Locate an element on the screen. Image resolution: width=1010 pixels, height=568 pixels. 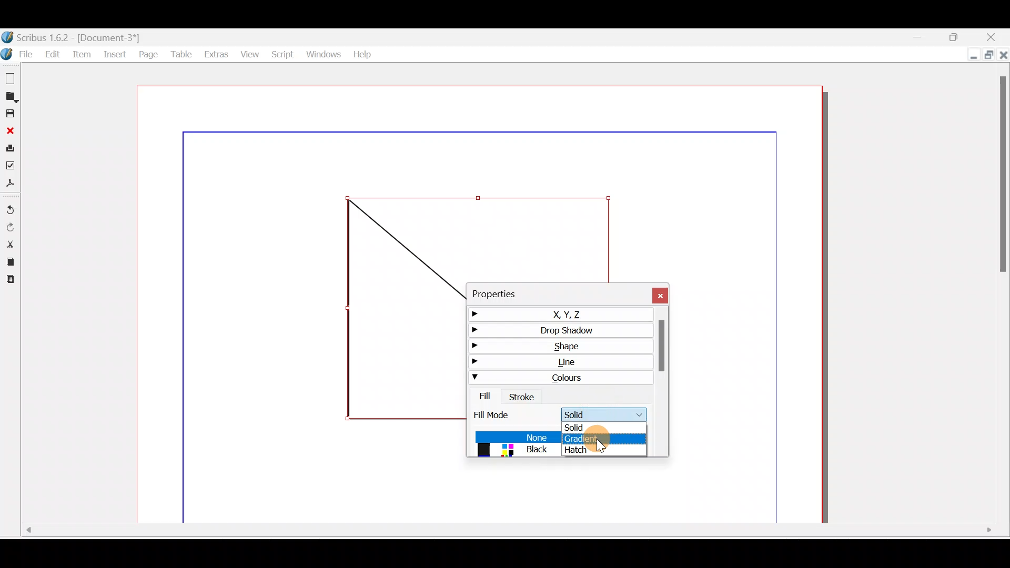
Shape is located at coordinates (560, 345).